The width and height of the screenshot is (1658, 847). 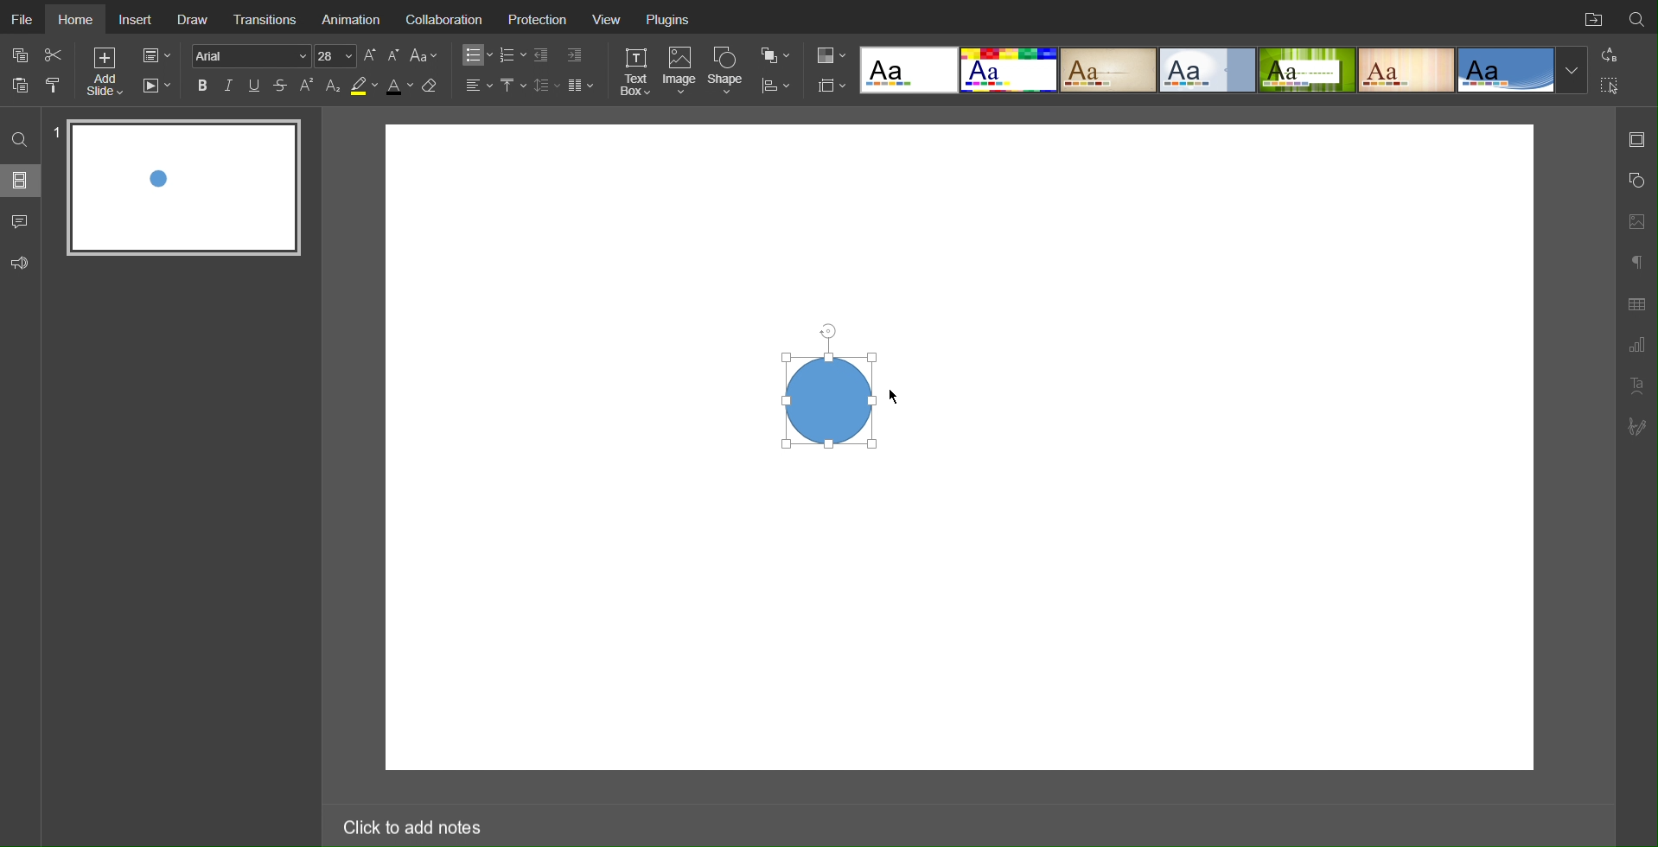 I want to click on slide number, so click(x=56, y=132).